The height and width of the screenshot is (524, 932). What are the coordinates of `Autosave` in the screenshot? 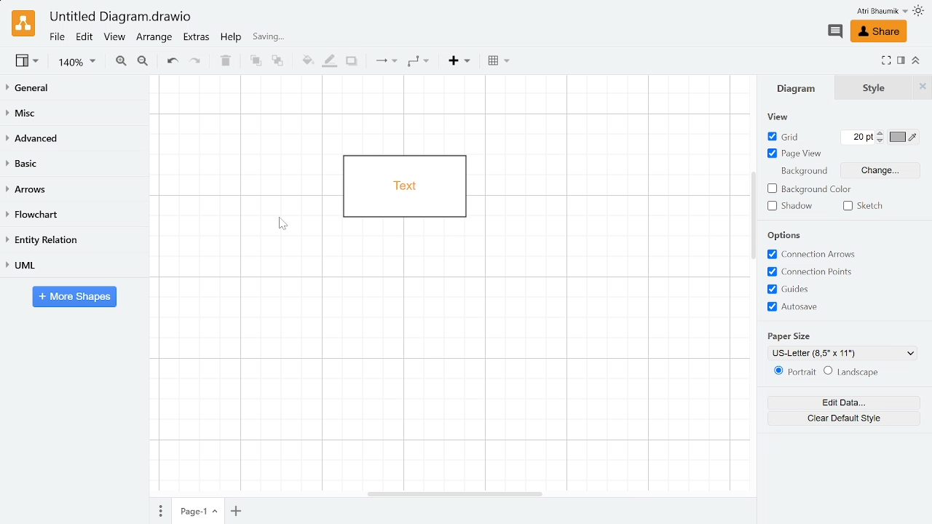 It's located at (816, 308).